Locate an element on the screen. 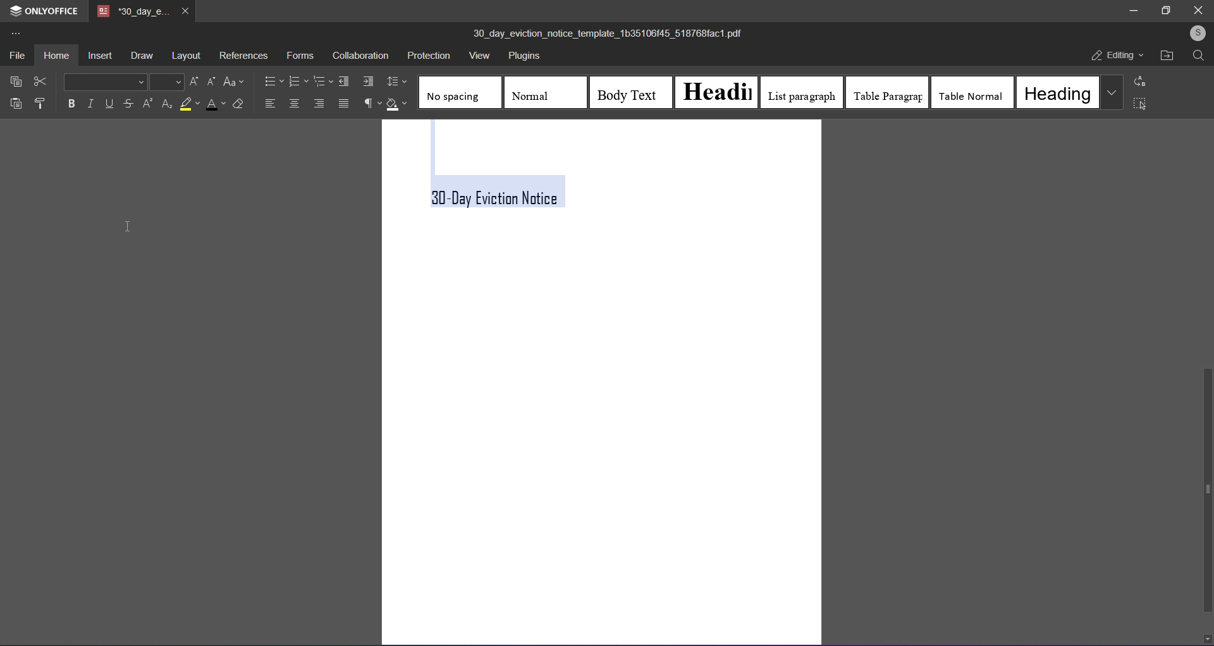 This screenshot has height=646, width=1214. line spacing is located at coordinates (398, 82).